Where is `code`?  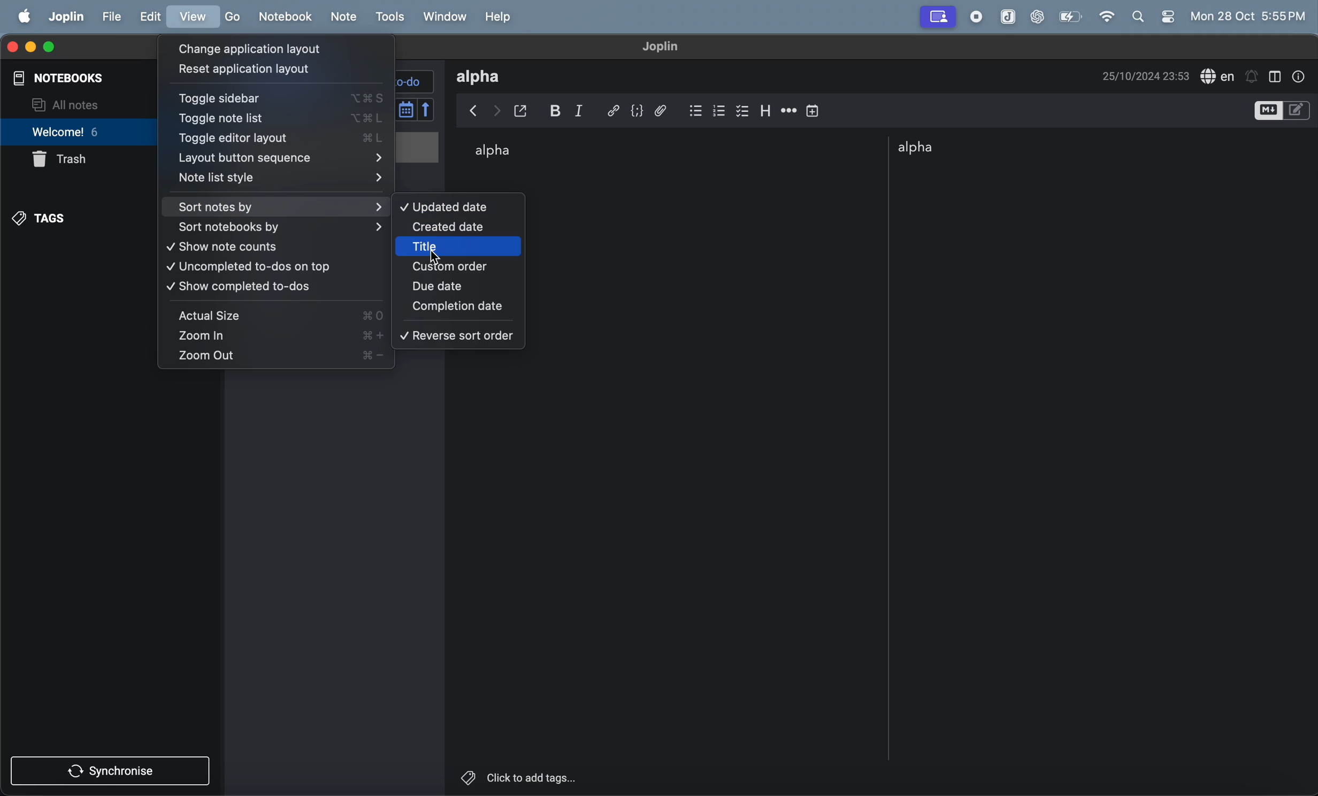 code is located at coordinates (640, 111).